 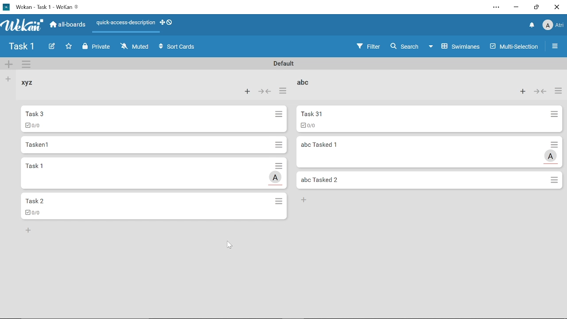 I want to click on Task 3, so click(x=154, y=118).